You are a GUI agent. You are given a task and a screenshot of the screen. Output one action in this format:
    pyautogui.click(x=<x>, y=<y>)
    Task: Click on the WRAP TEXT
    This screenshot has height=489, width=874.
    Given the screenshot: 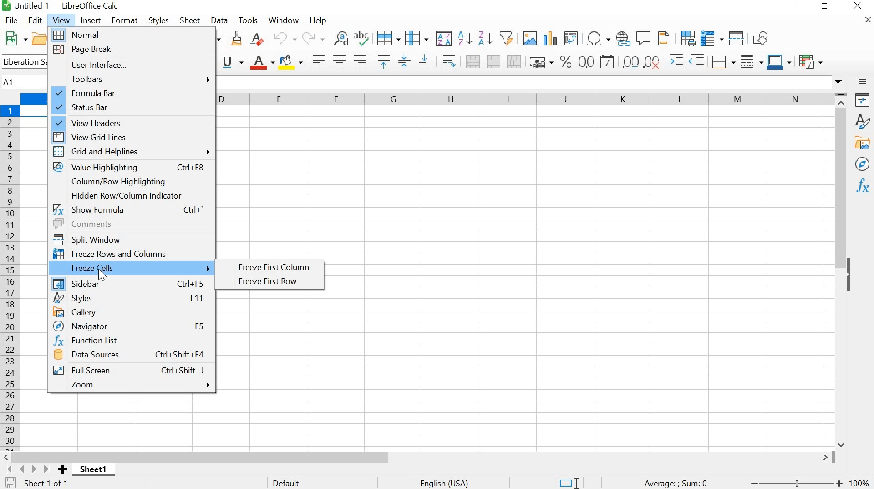 What is the action you would take?
    pyautogui.click(x=447, y=61)
    